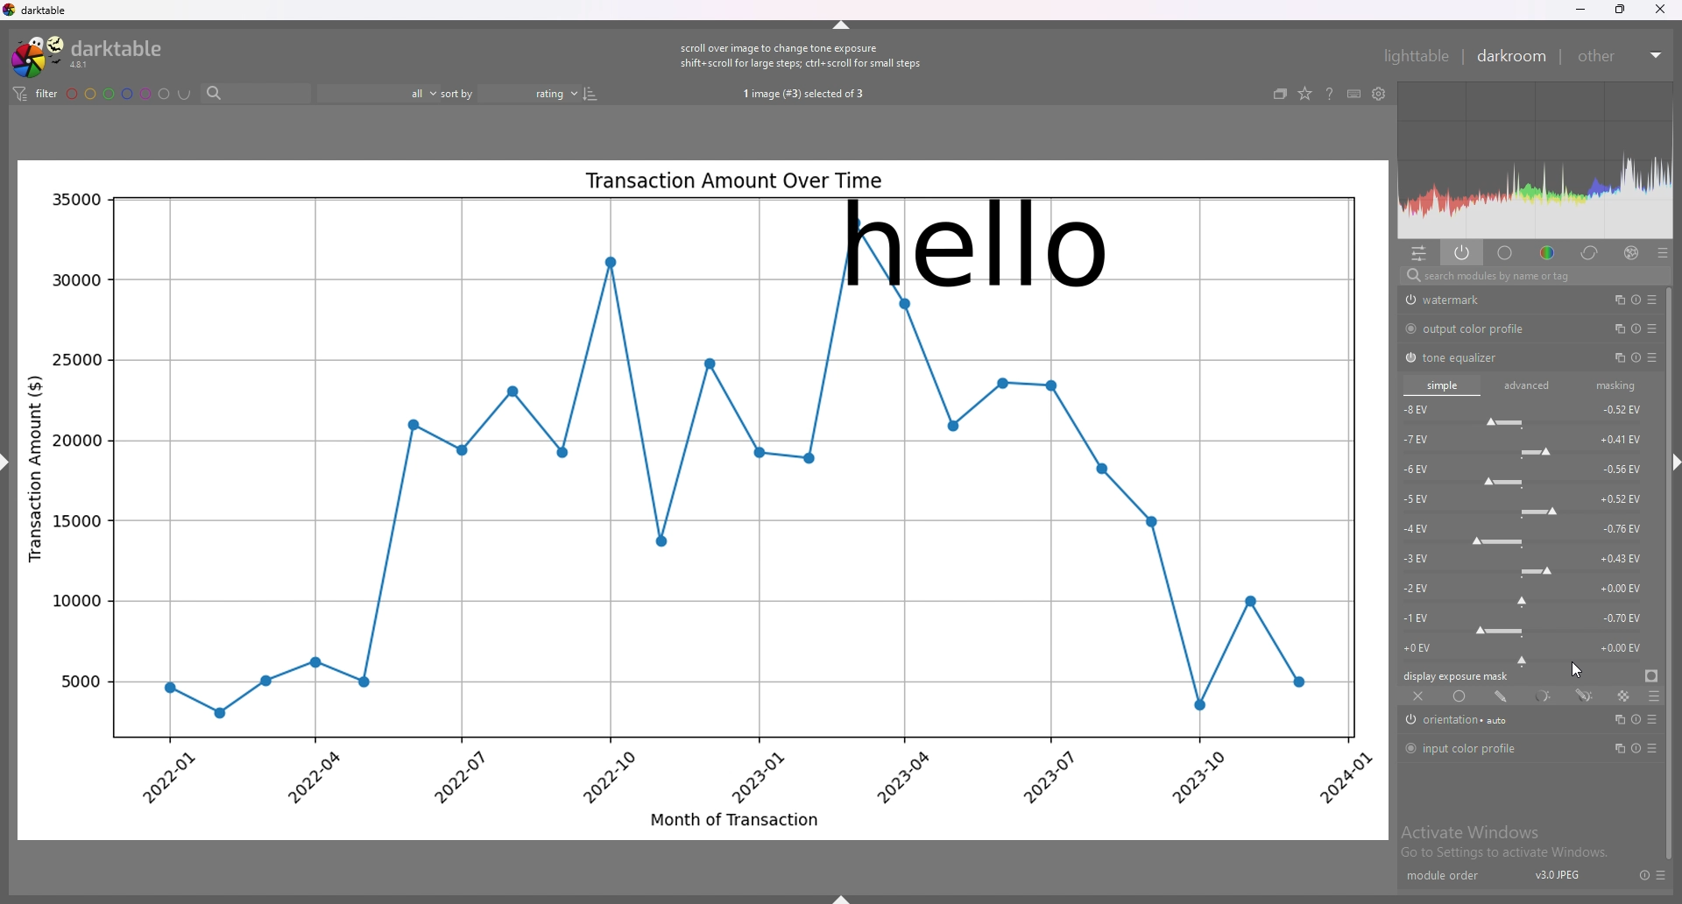 The width and height of the screenshot is (1682, 904). What do you see at coordinates (117, 95) in the screenshot?
I see `color labels` at bounding box center [117, 95].